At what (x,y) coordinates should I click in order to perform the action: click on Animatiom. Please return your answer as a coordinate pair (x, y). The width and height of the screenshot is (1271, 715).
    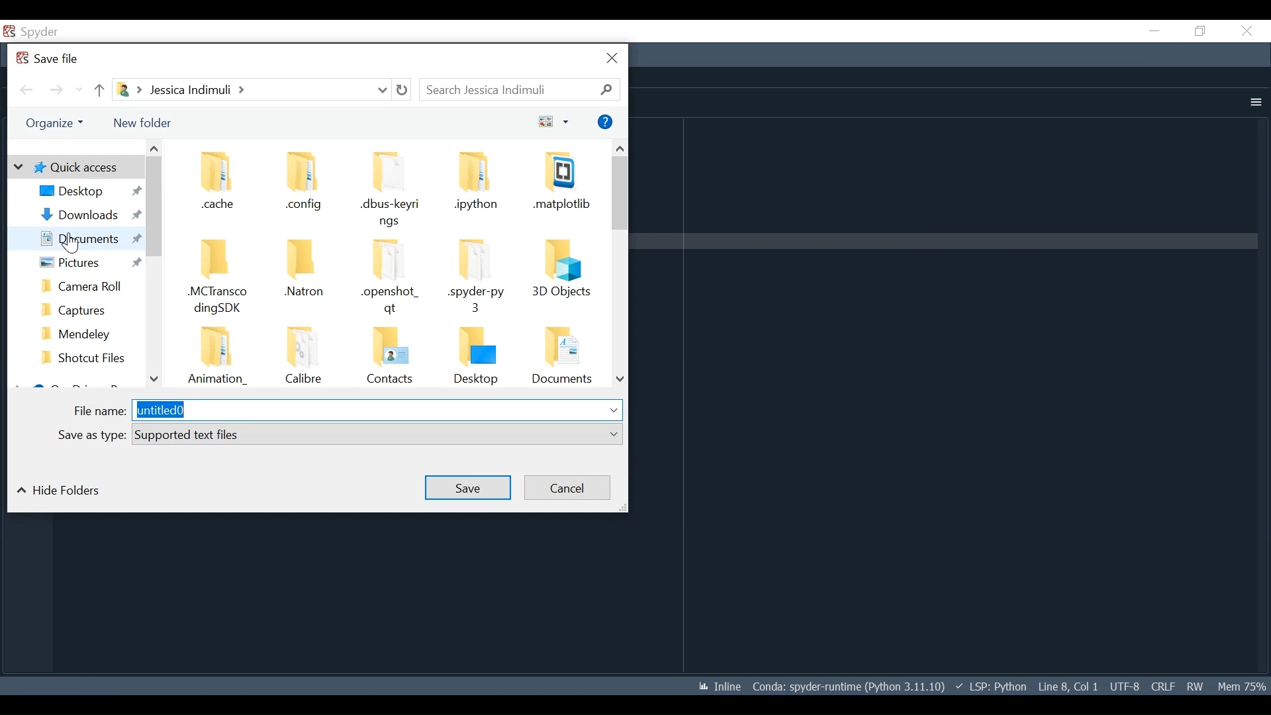
    Looking at the image, I should click on (215, 355).